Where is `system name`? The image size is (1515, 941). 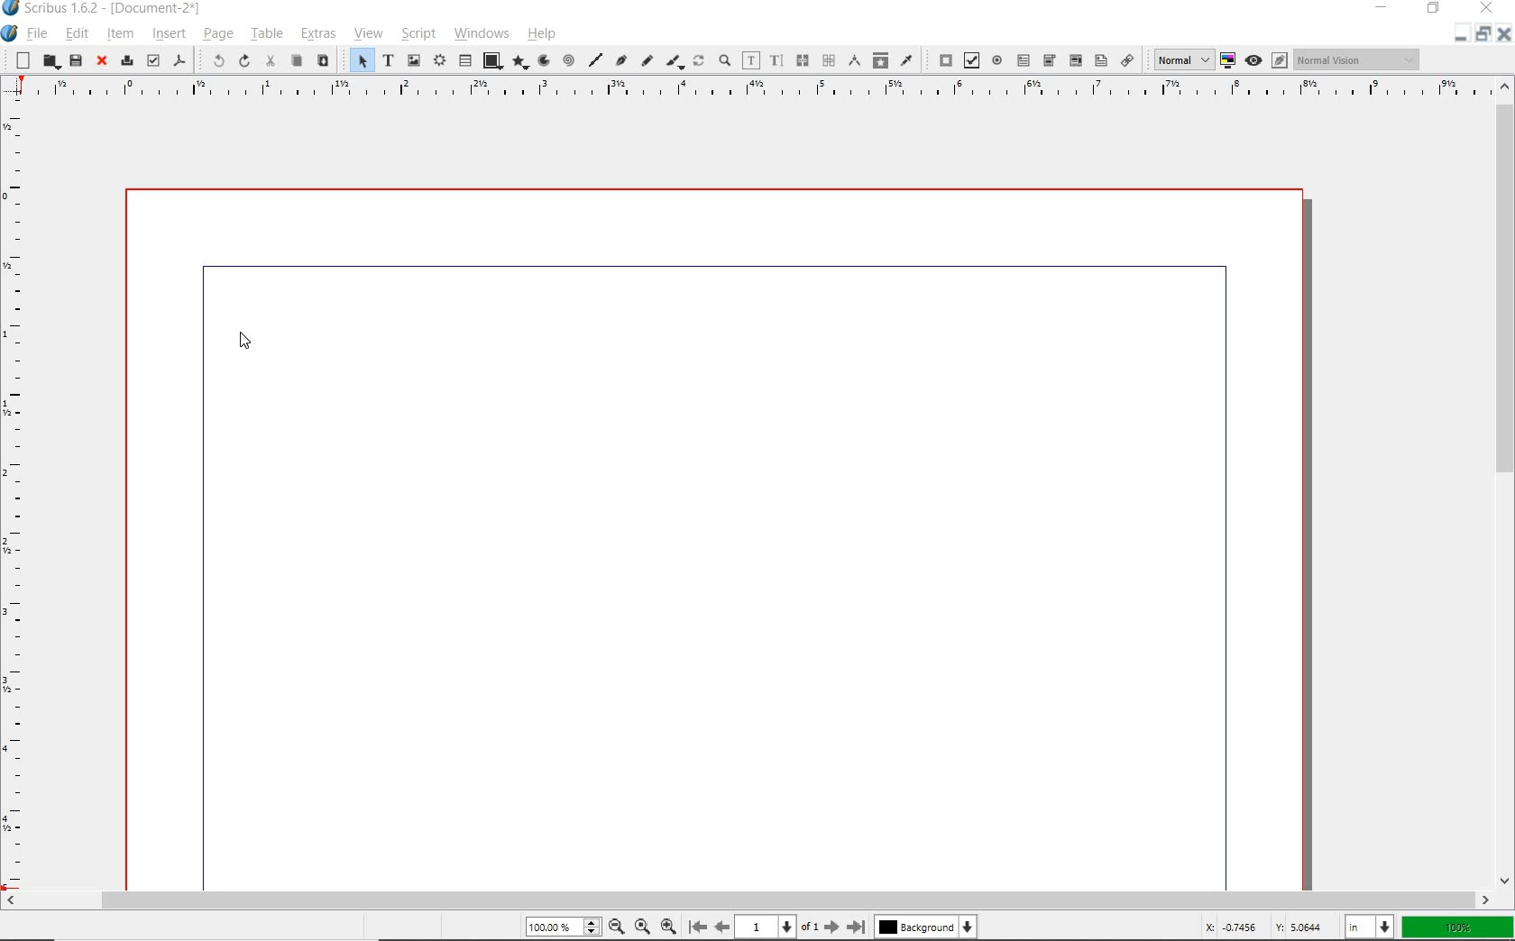 system name is located at coordinates (104, 8).